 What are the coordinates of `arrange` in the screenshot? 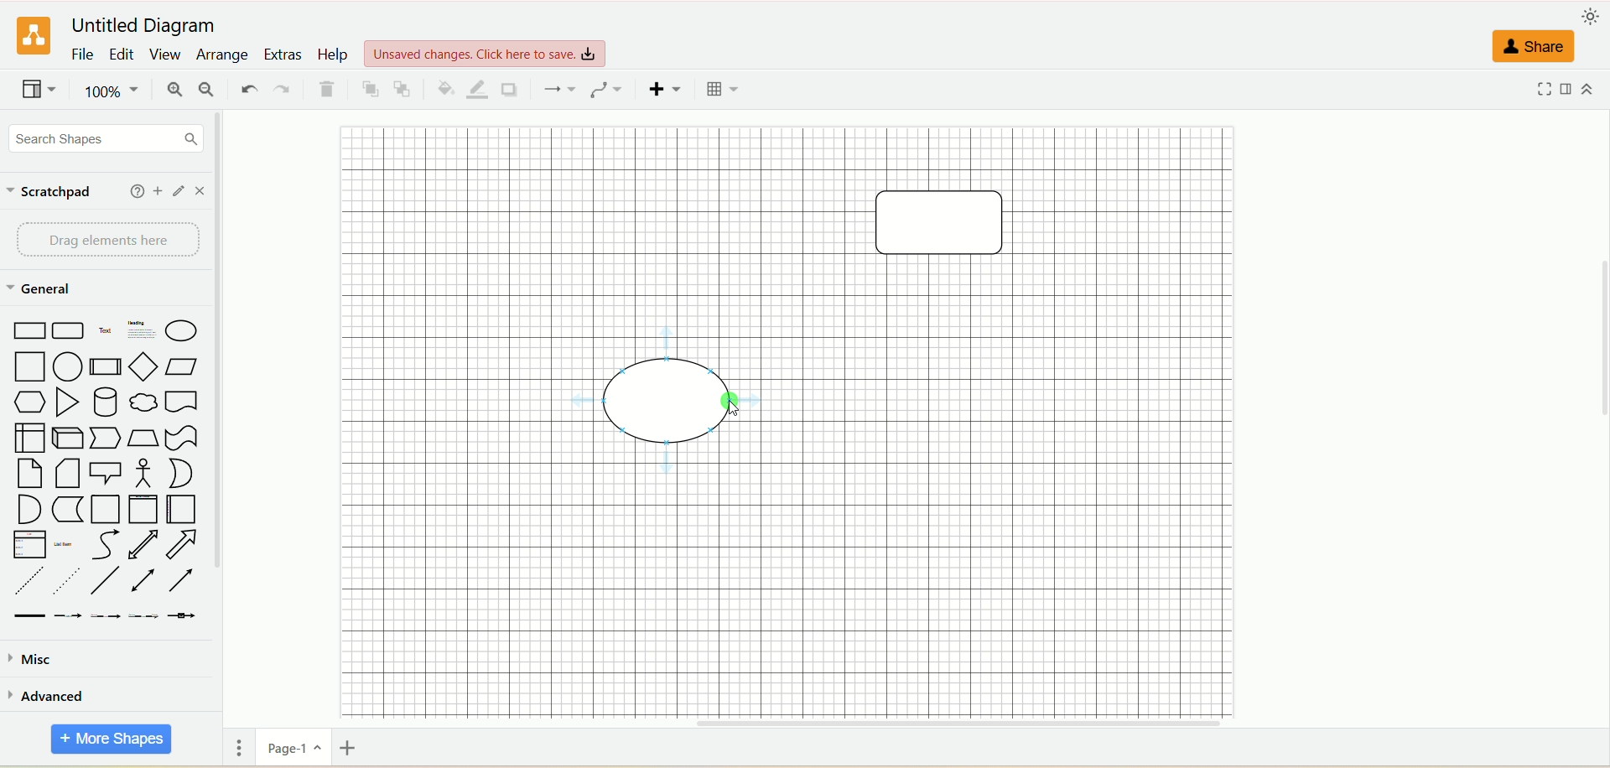 It's located at (224, 54).